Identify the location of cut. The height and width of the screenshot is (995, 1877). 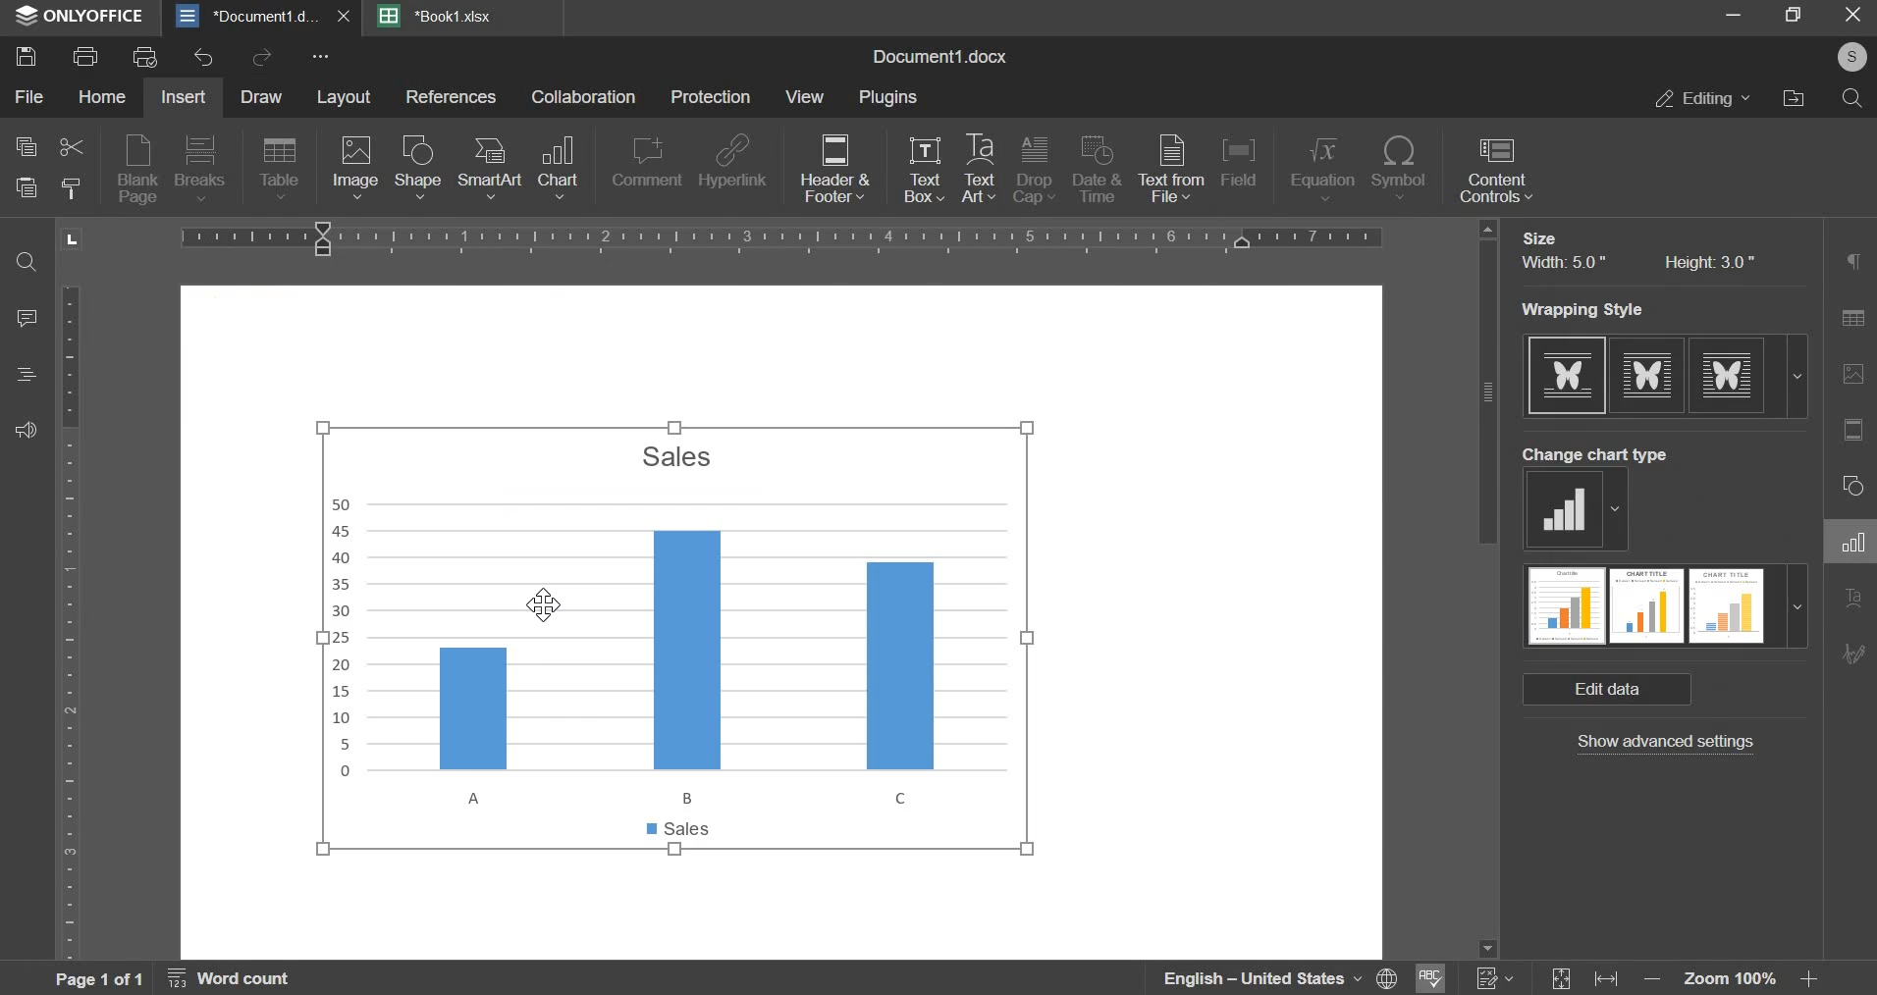
(71, 145).